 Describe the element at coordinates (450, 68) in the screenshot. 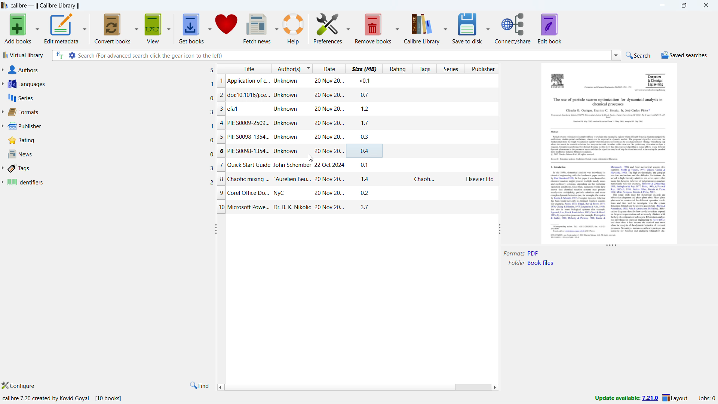

I see `sort by series` at that location.